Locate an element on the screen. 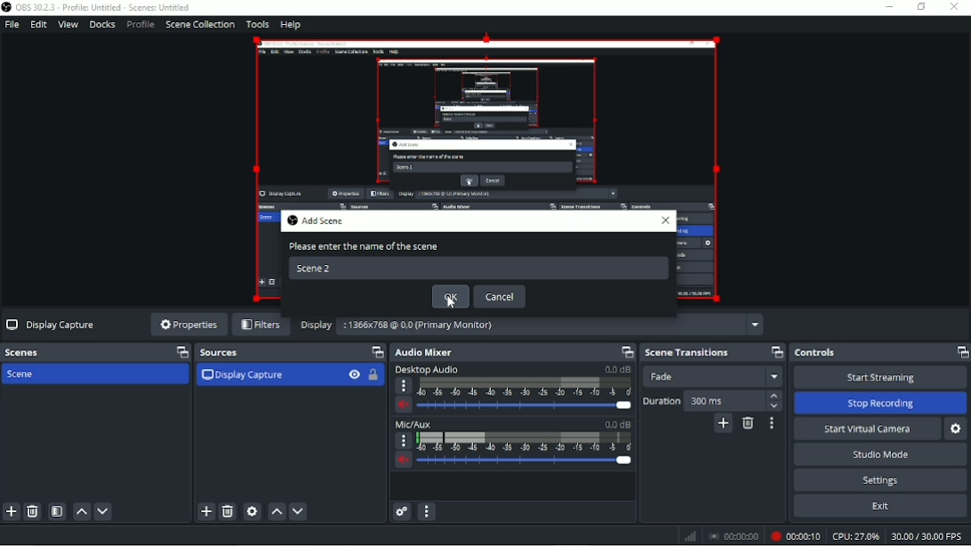 The image size is (971, 546). Open scene filters is located at coordinates (58, 512).